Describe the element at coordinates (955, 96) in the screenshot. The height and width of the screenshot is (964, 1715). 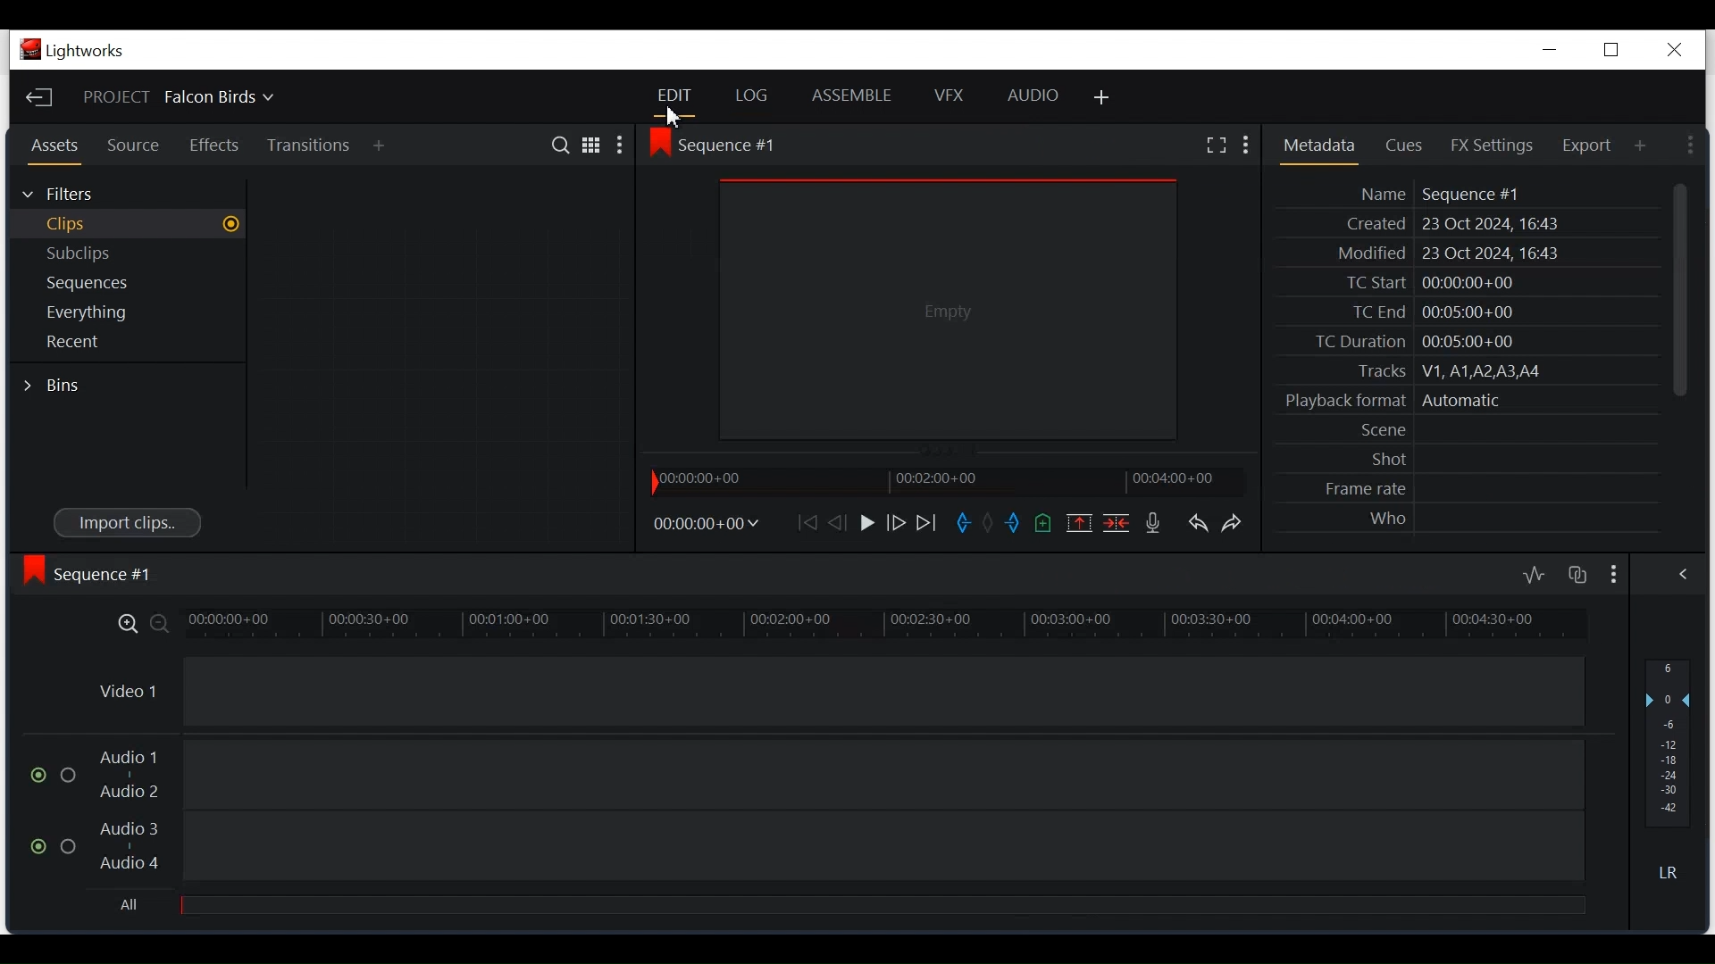
I see `VFX` at that location.